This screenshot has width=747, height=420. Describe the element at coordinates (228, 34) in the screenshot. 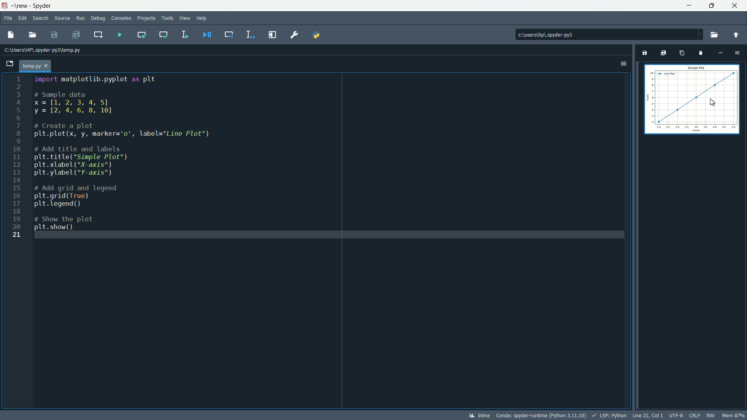

I see `debug cell` at that location.